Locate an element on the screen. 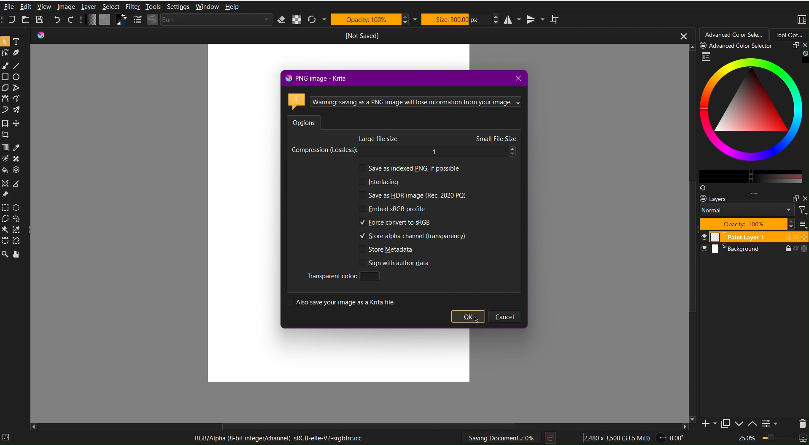 The height and width of the screenshot is (445, 809). Opacity is located at coordinates (369, 19).